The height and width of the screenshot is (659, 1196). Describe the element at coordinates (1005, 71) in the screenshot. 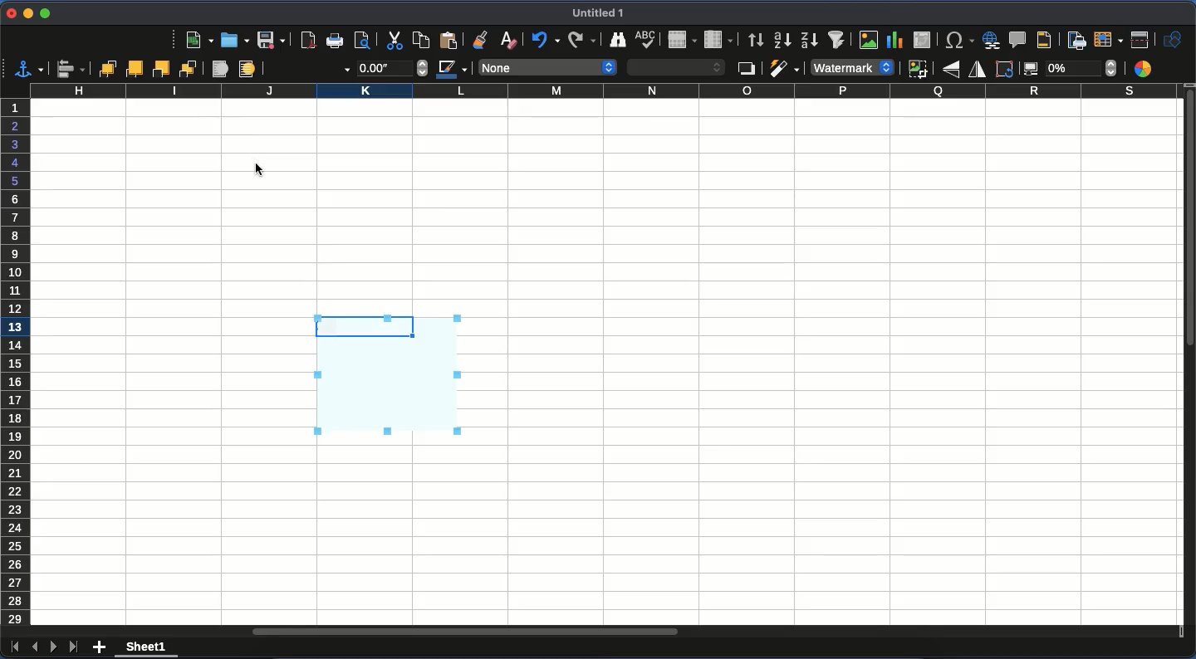

I see `rotate` at that location.